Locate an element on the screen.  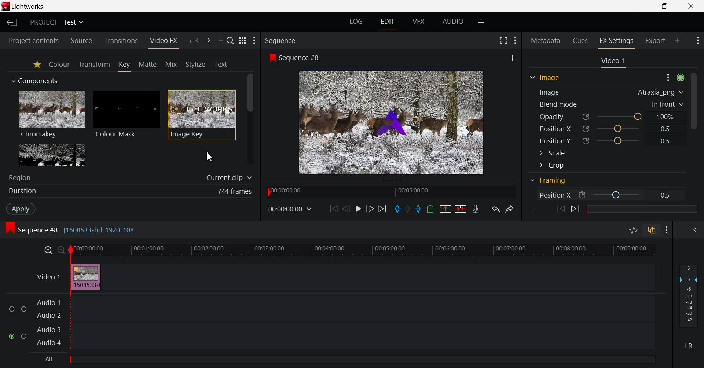
VFX Layout is located at coordinates (418, 23).